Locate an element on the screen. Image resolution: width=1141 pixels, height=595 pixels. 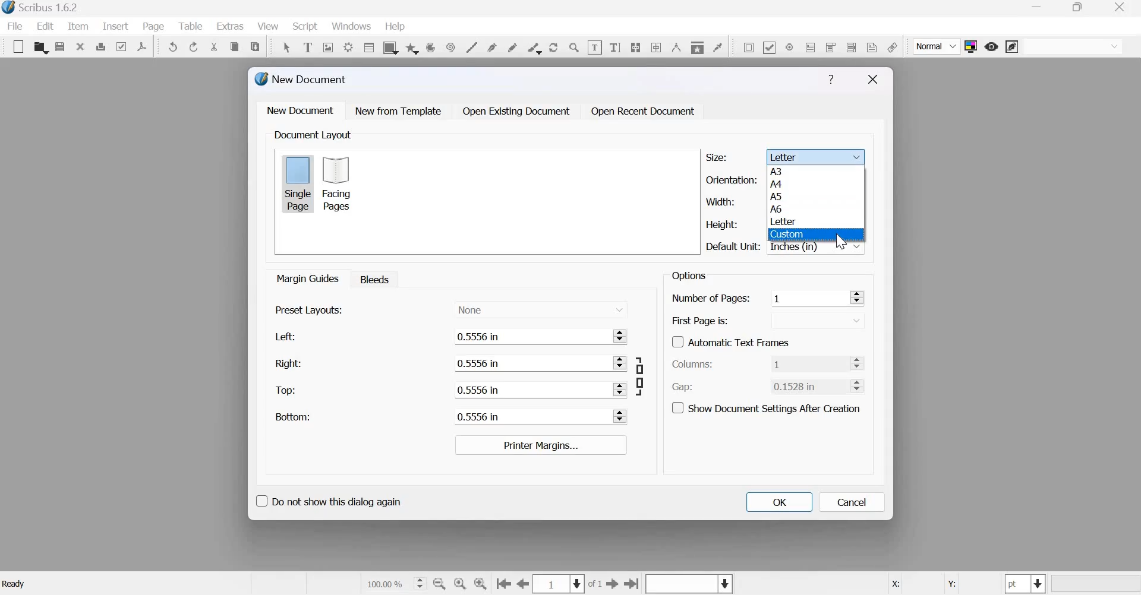
Text Annotation is located at coordinates (872, 47).